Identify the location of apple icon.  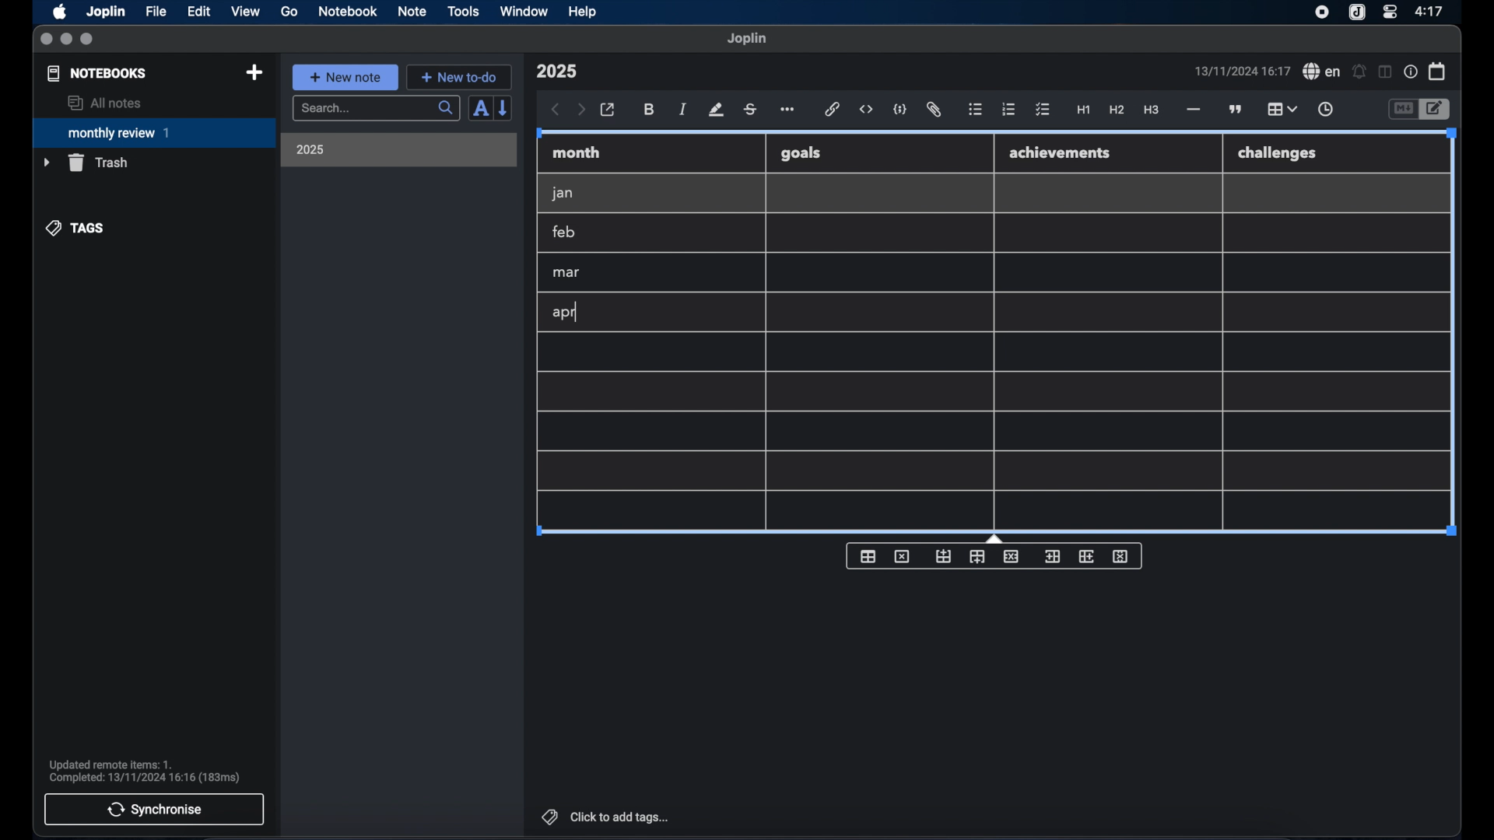
(58, 12).